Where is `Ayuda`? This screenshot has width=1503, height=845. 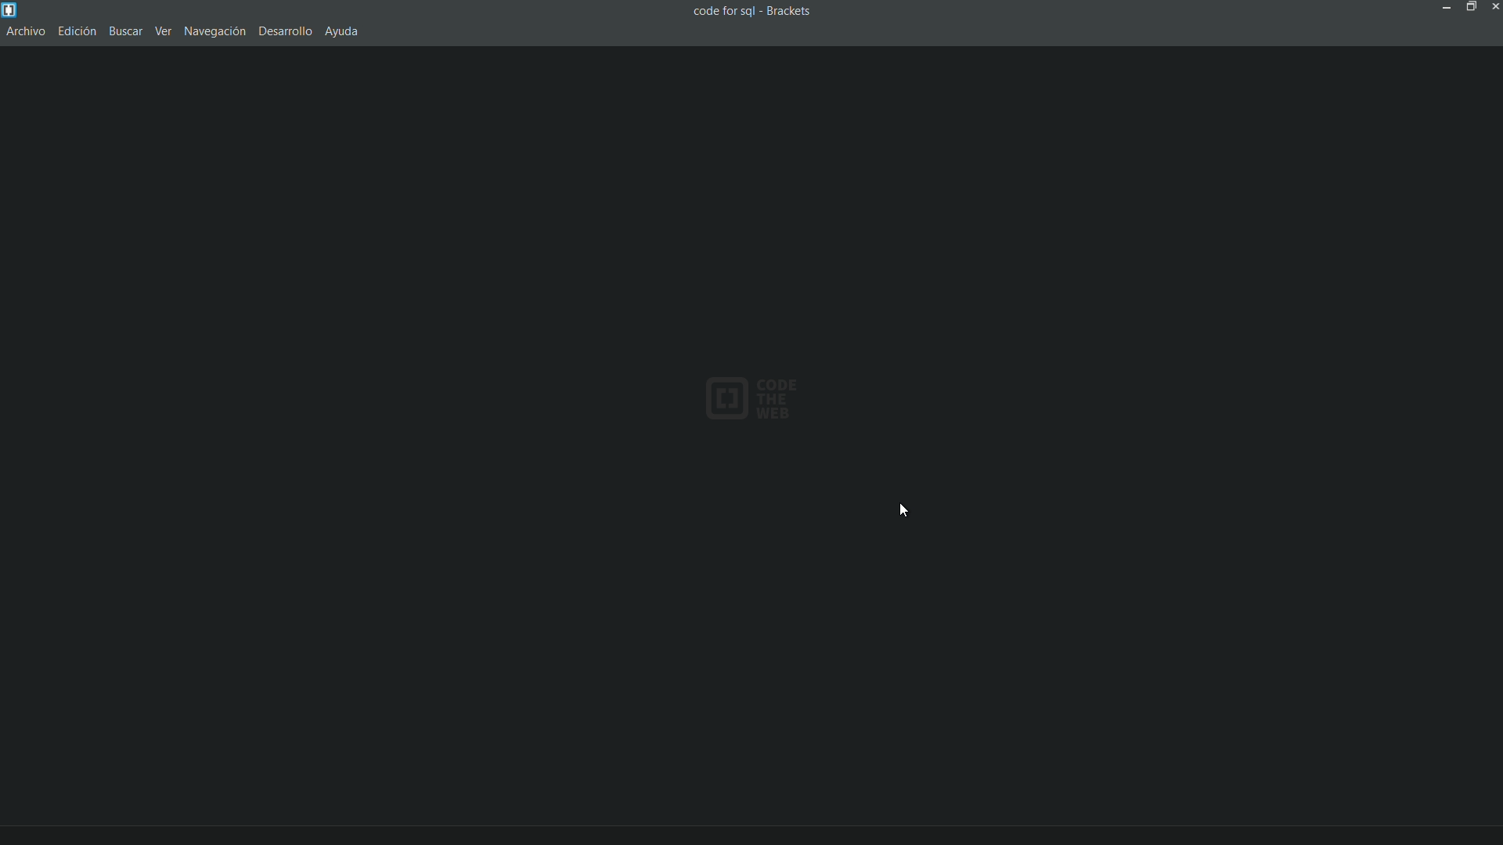
Ayuda is located at coordinates (341, 32).